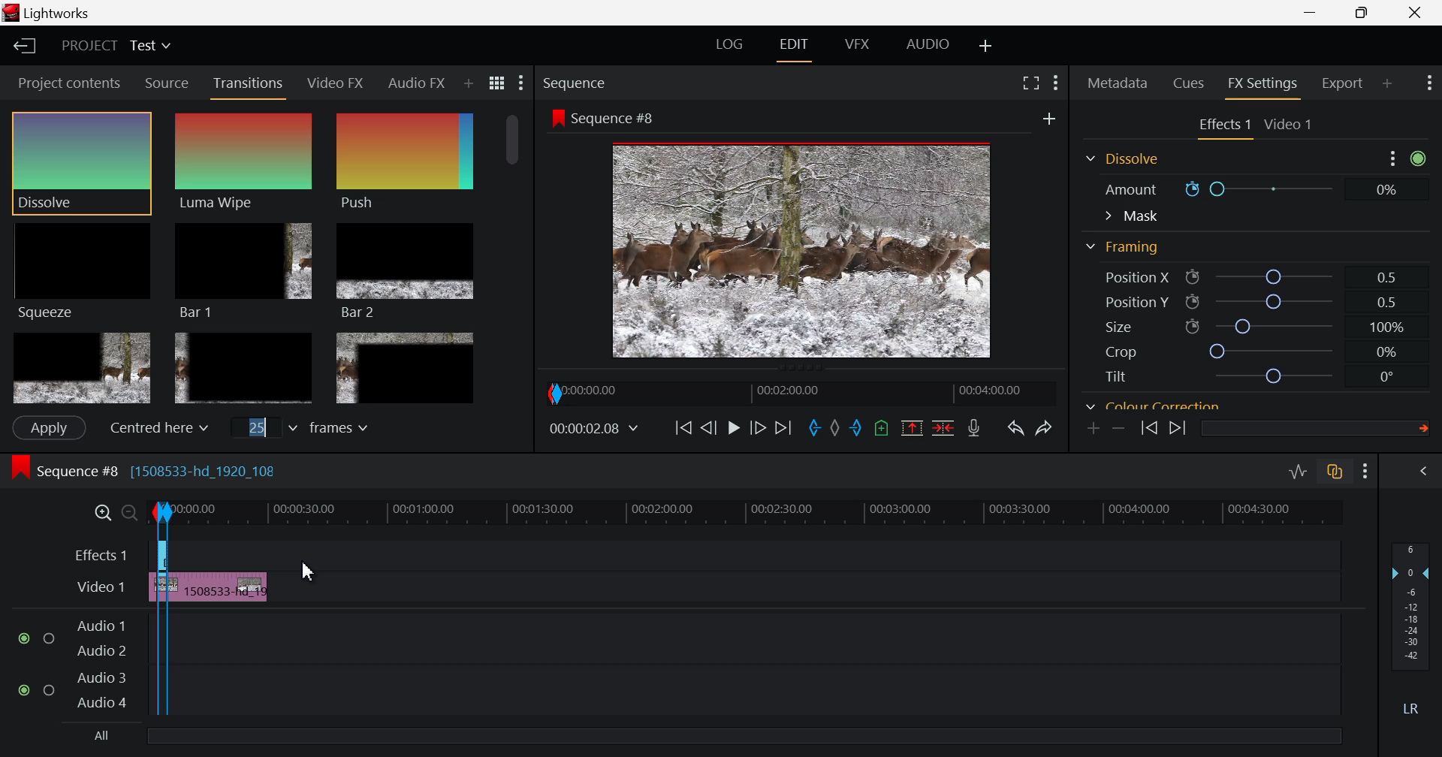 The image size is (1442, 757). What do you see at coordinates (1427, 271) in the screenshot?
I see `Scroll Bar` at bounding box center [1427, 271].